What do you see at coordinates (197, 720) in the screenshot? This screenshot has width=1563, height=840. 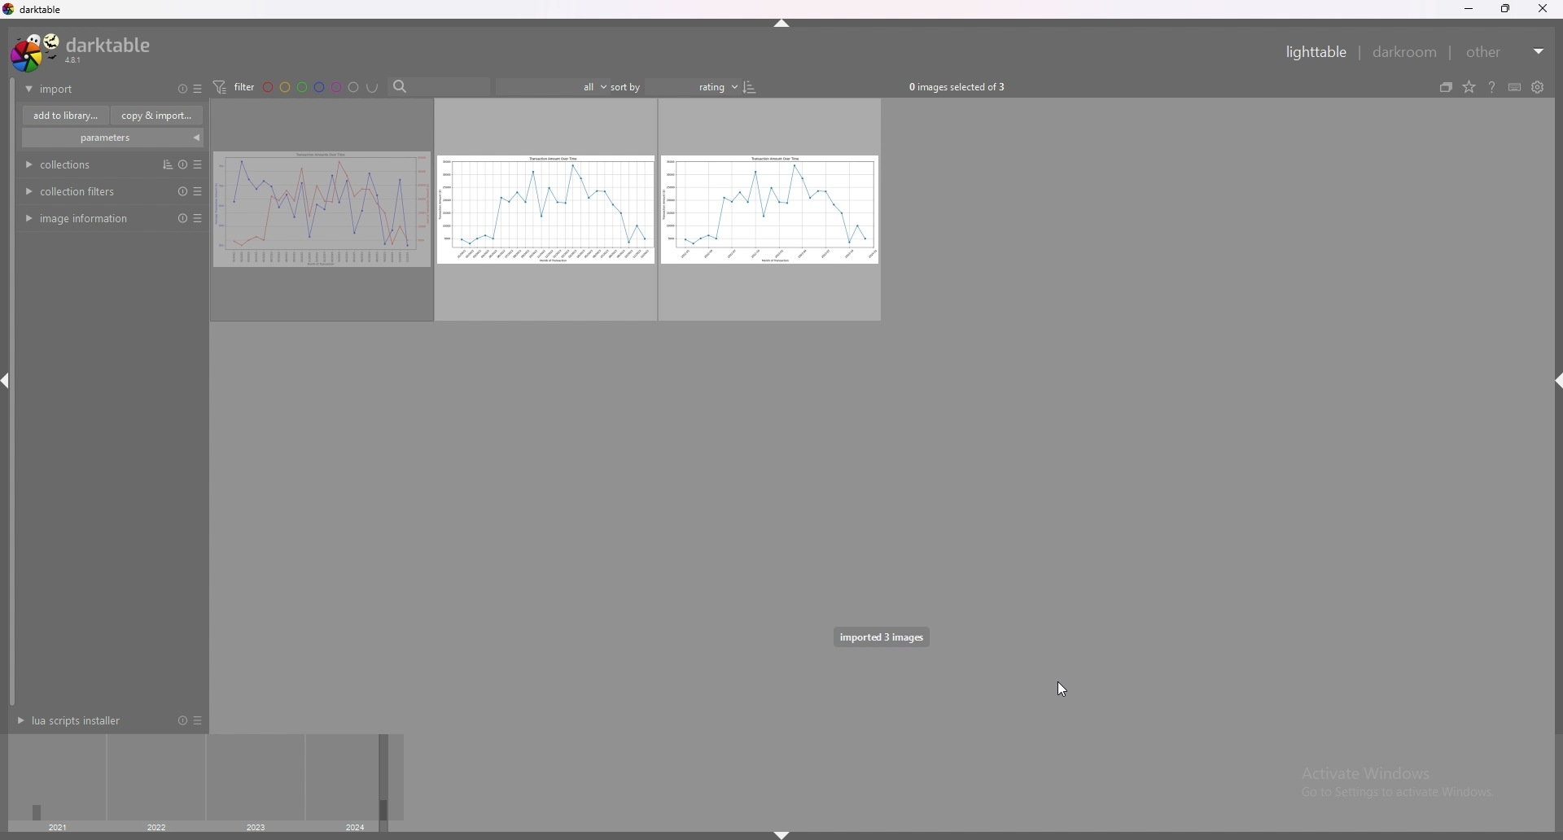 I see `presets` at bounding box center [197, 720].